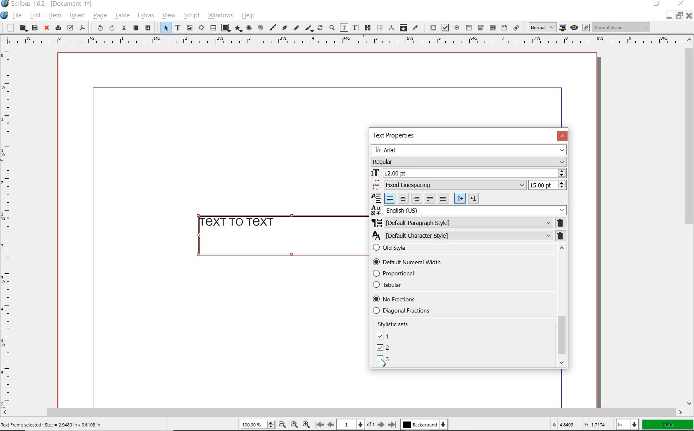 This screenshot has height=431, width=694. I want to click on Left align, so click(390, 198).